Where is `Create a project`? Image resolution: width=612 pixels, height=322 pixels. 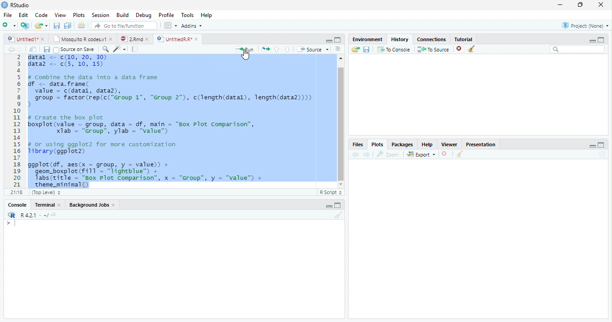
Create a project is located at coordinates (26, 25).